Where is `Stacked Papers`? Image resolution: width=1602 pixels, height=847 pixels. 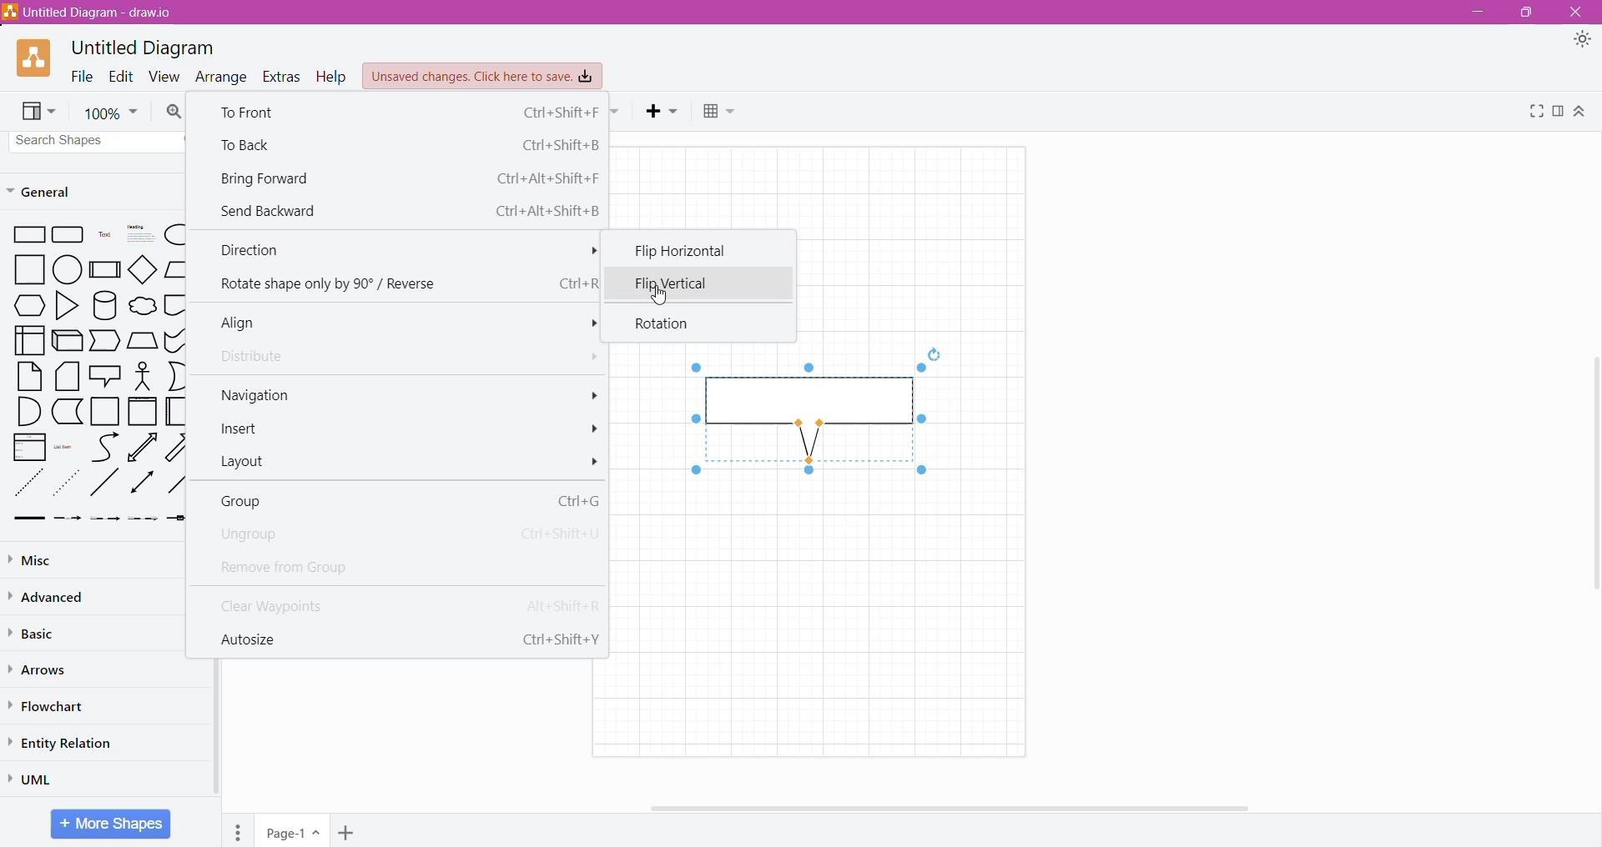 Stacked Papers is located at coordinates (68, 377).